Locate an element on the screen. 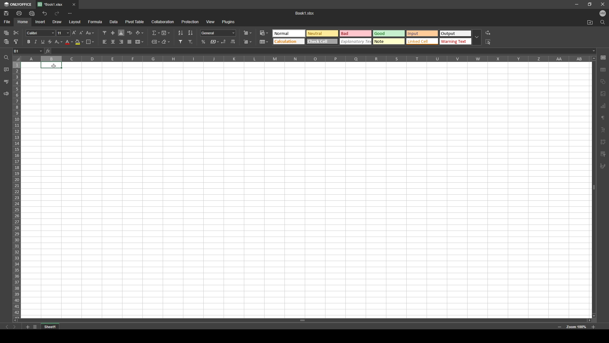  view is located at coordinates (210, 22).